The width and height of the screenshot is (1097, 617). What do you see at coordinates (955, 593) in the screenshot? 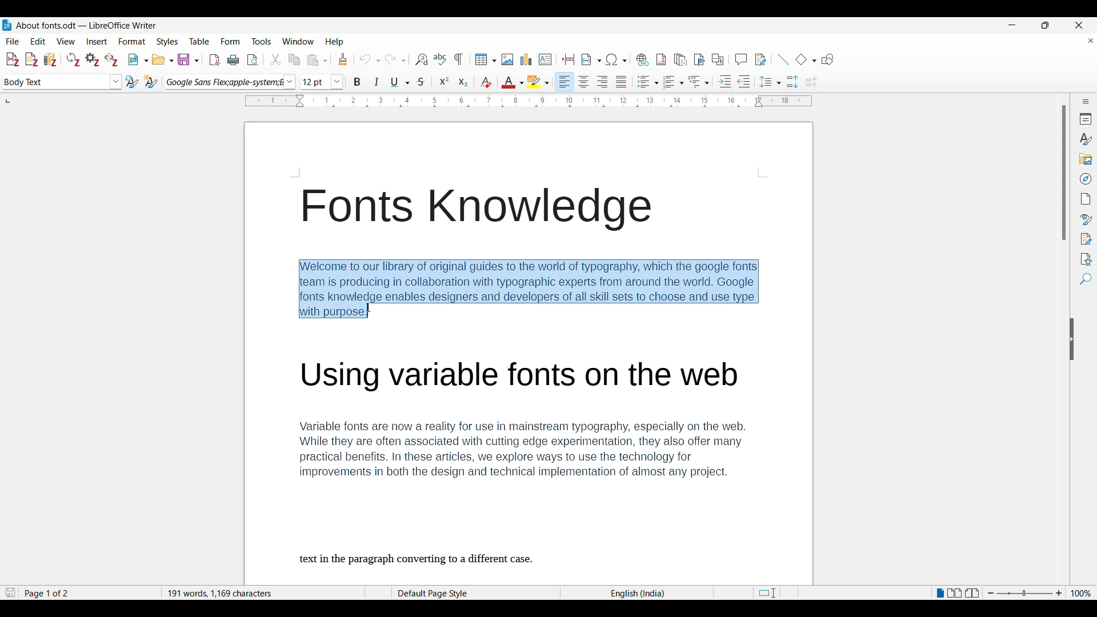
I see `Multiple page view` at bounding box center [955, 593].